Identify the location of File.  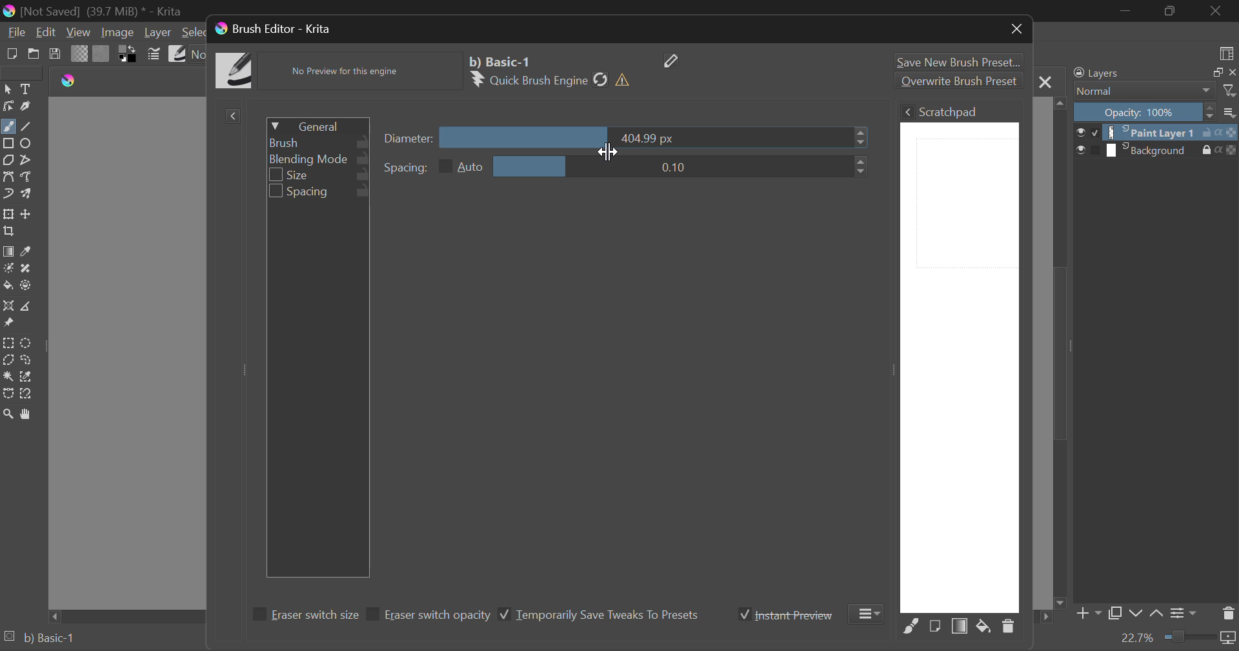
(15, 32).